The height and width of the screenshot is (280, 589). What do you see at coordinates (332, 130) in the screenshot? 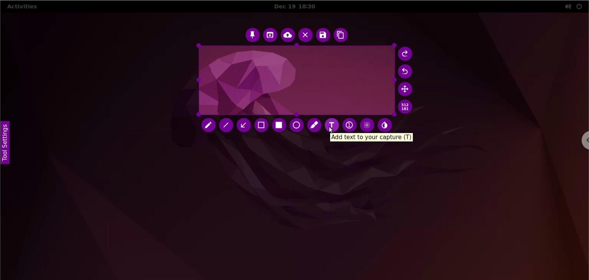
I see `cursor` at bounding box center [332, 130].